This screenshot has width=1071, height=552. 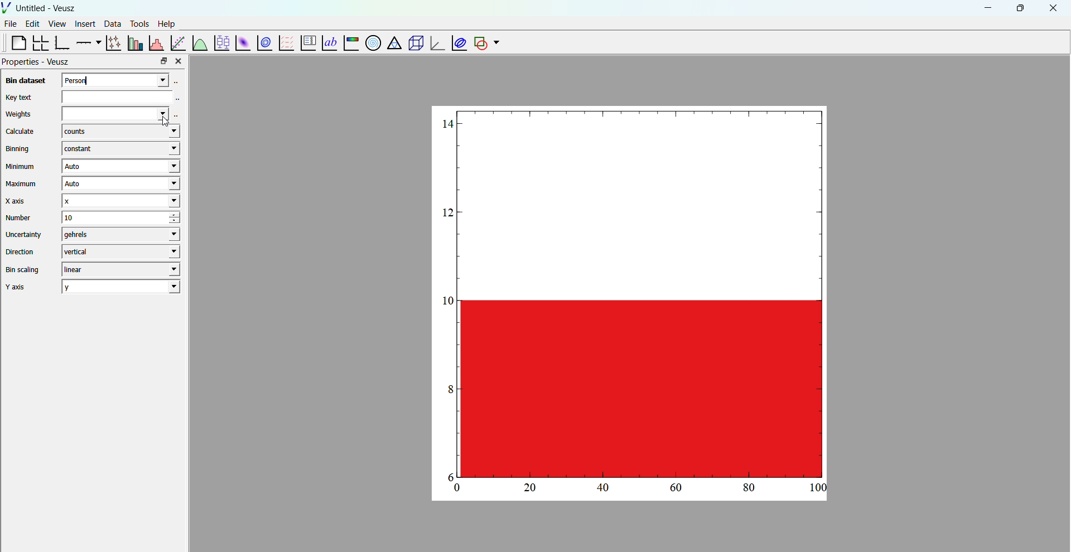 What do you see at coordinates (47, 8) in the screenshot?
I see `Untitled - Veusz` at bounding box center [47, 8].